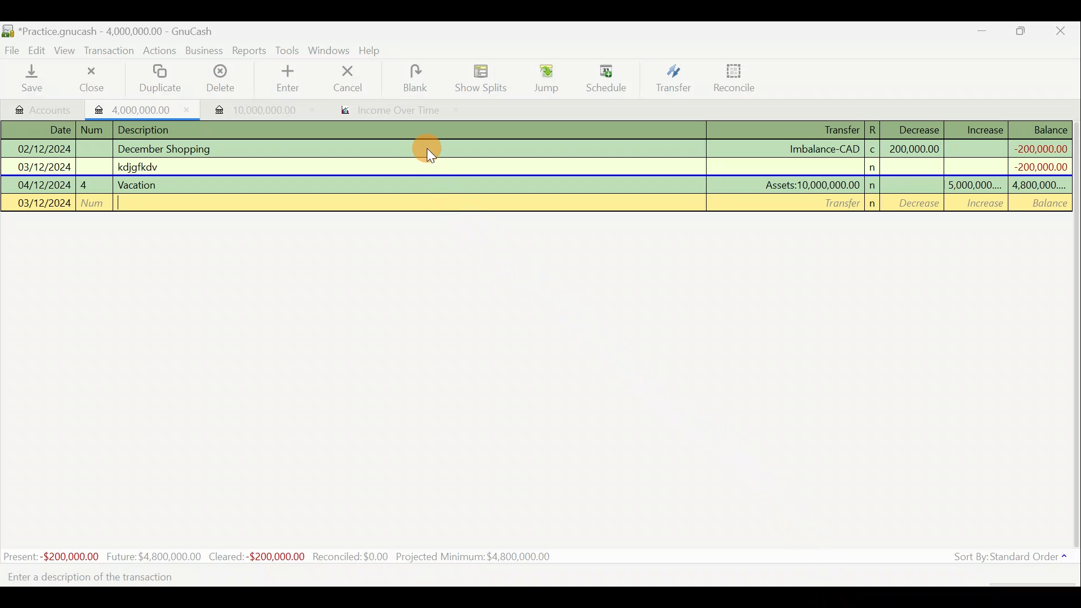  What do you see at coordinates (330, 51) in the screenshot?
I see `Windows` at bounding box center [330, 51].